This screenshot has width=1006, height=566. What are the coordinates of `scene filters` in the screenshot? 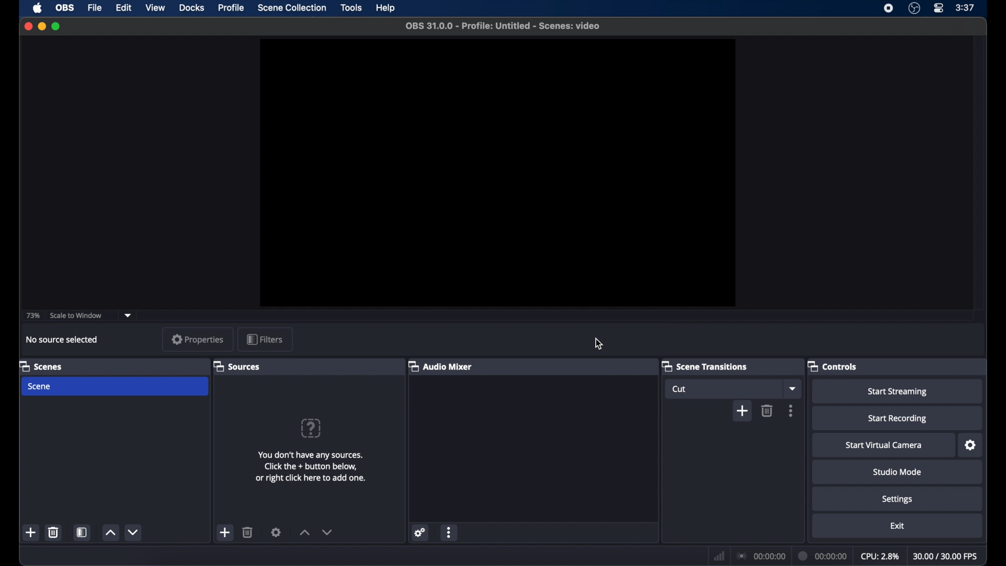 It's located at (82, 533).